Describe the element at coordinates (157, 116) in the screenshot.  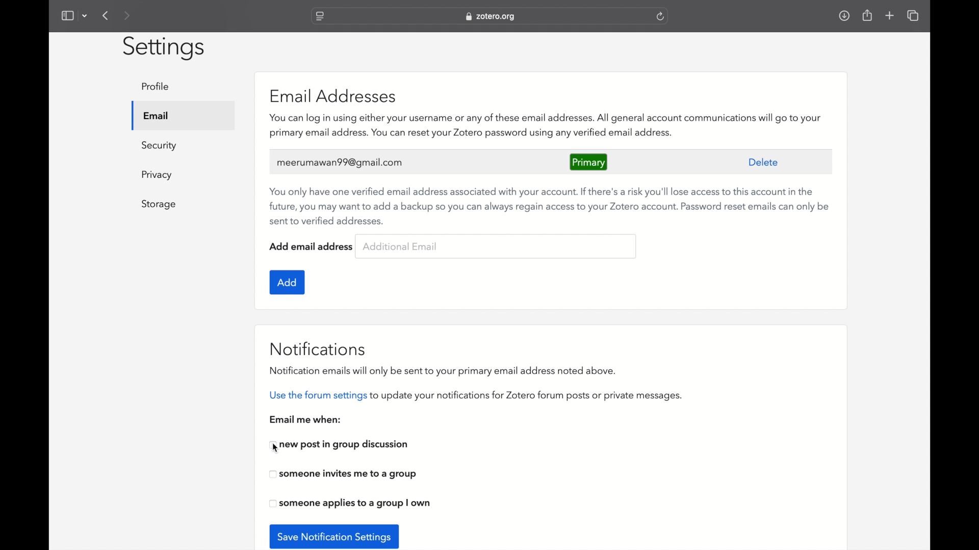
I see `email` at that location.